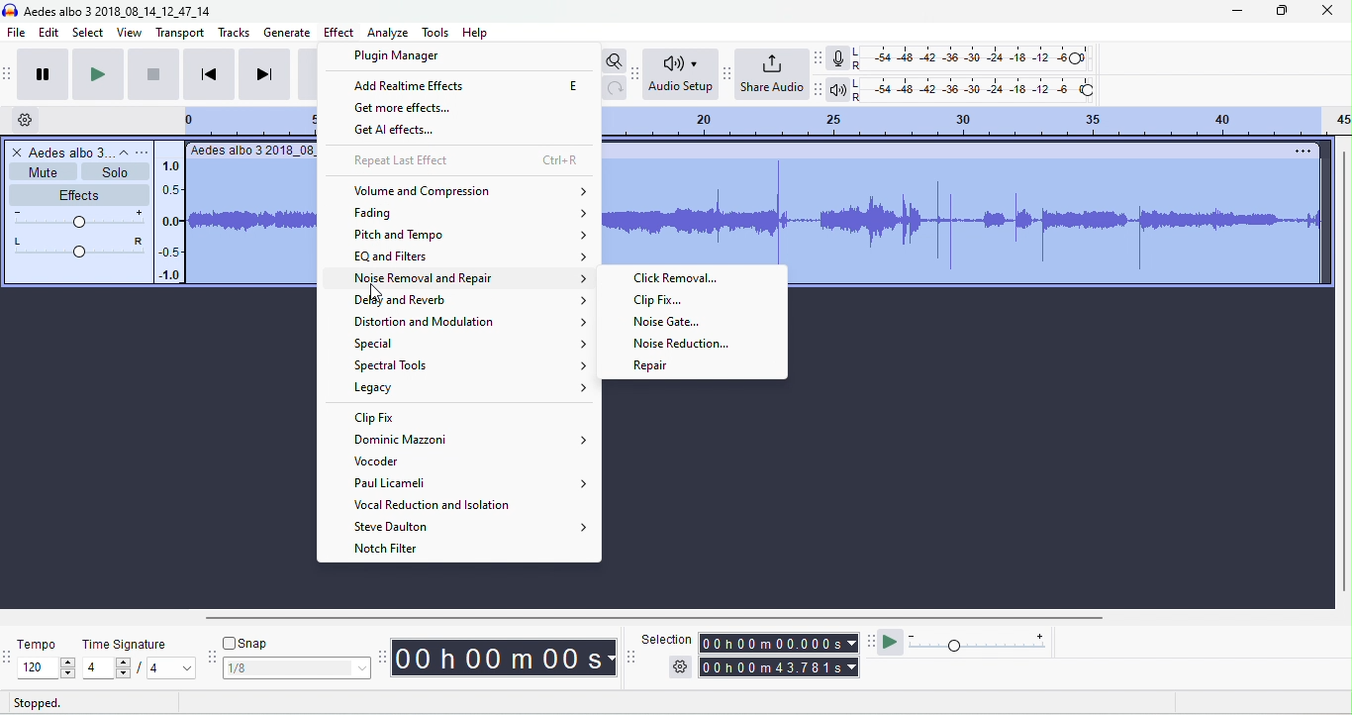 The image size is (1352, 715). Describe the element at coordinates (173, 219) in the screenshot. I see `amplitude` at that location.